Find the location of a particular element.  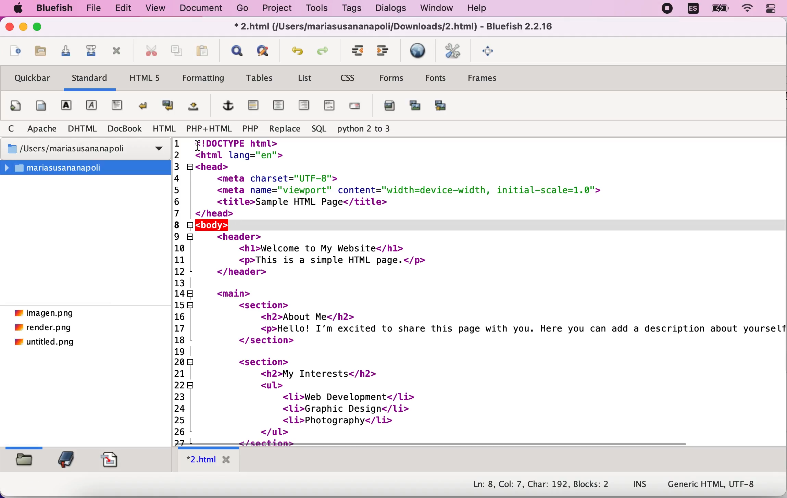

Bold is located at coordinates (67, 107).